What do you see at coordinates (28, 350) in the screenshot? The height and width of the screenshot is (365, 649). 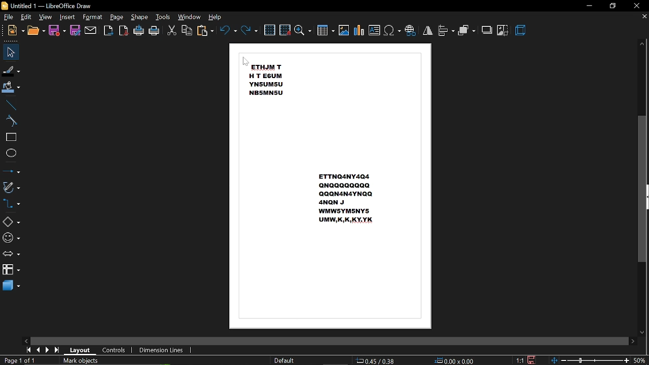 I see `go to first page` at bounding box center [28, 350].